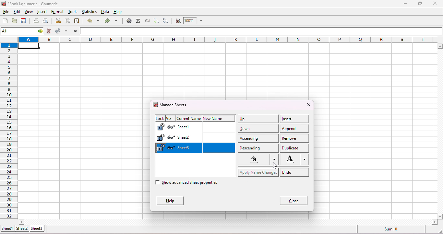 This screenshot has width=443, height=234. What do you see at coordinates (166, 20) in the screenshot?
I see `sort descending order` at bounding box center [166, 20].